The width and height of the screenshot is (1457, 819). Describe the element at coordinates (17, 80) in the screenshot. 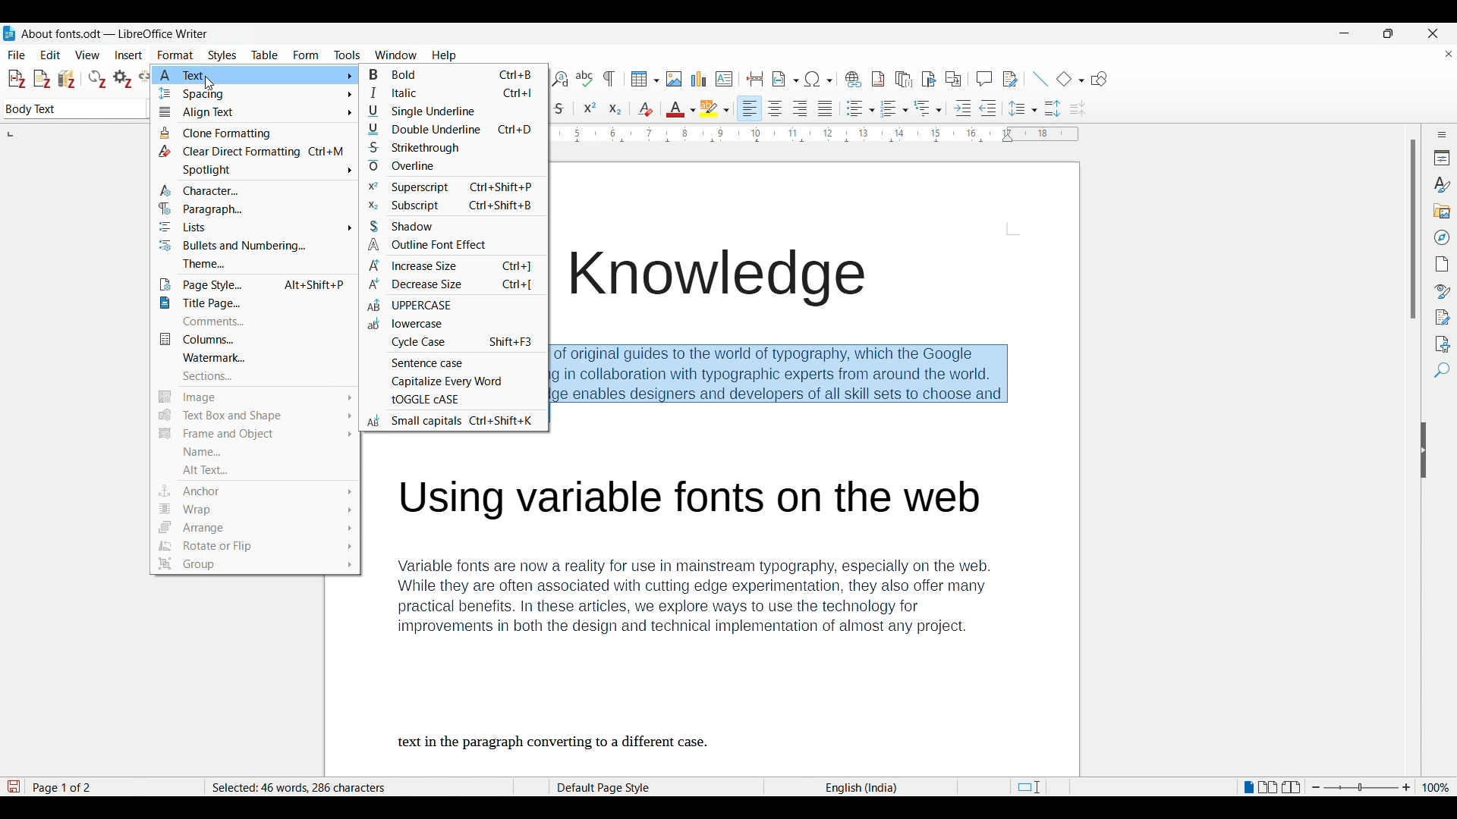

I see `Add\Edit citation` at that location.